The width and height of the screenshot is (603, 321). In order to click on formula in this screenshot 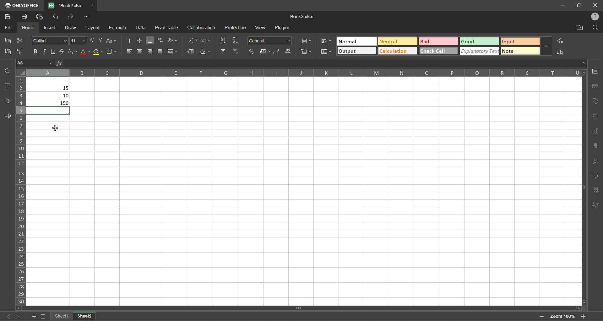, I will do `click(121, 27)`.